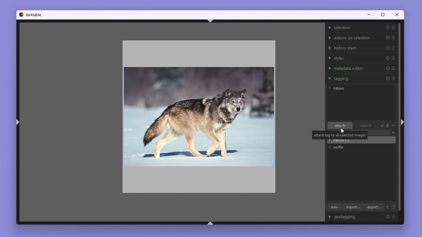  Describe the element at coordinates (339, 89) in the screenshot. I see `Nature tag` at that location.